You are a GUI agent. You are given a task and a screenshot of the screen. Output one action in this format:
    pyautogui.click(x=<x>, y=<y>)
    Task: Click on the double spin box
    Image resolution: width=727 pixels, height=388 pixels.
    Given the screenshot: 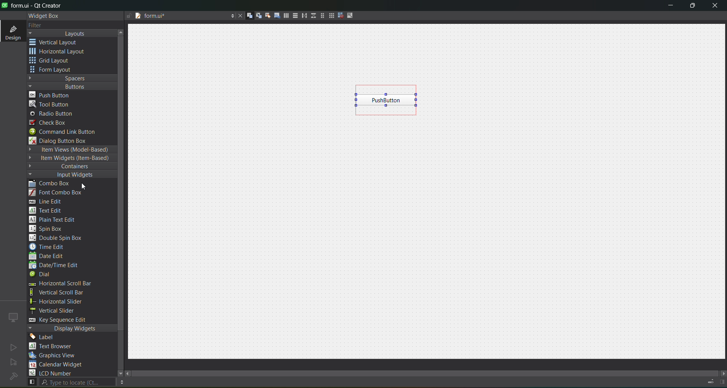 What is the action you would take?
    pyautogui.click(x=61, y=238)
    